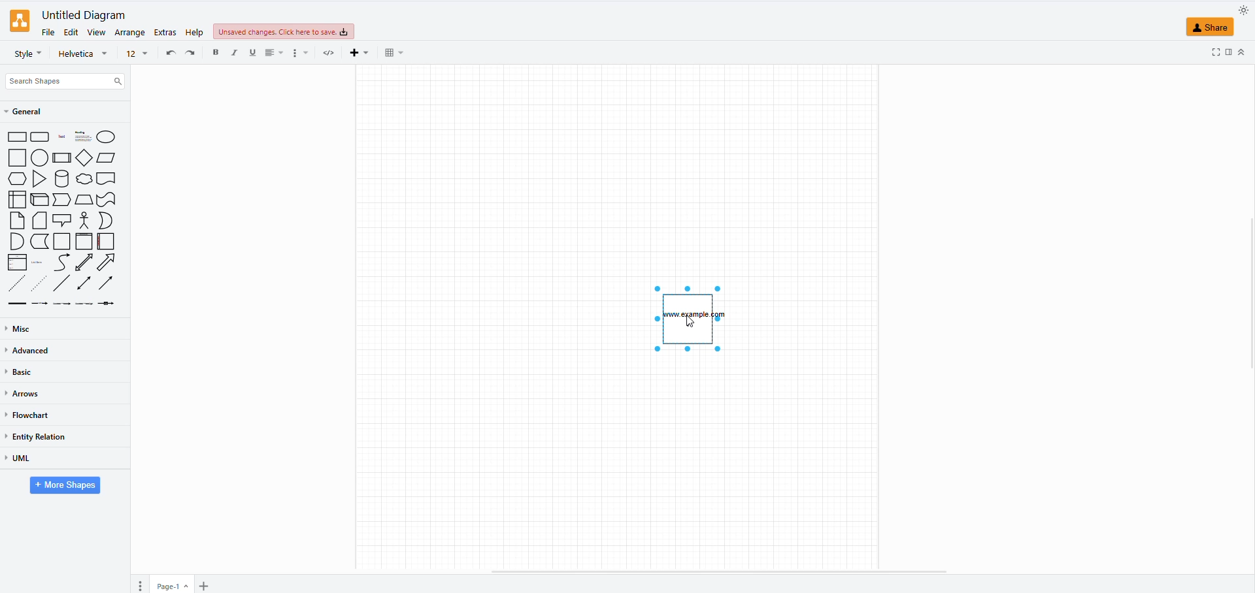 The image size is (1255, 593). Describe the element at coordinates (84, 263) in the screenshot. I see `bidirectional arrow` at that location.